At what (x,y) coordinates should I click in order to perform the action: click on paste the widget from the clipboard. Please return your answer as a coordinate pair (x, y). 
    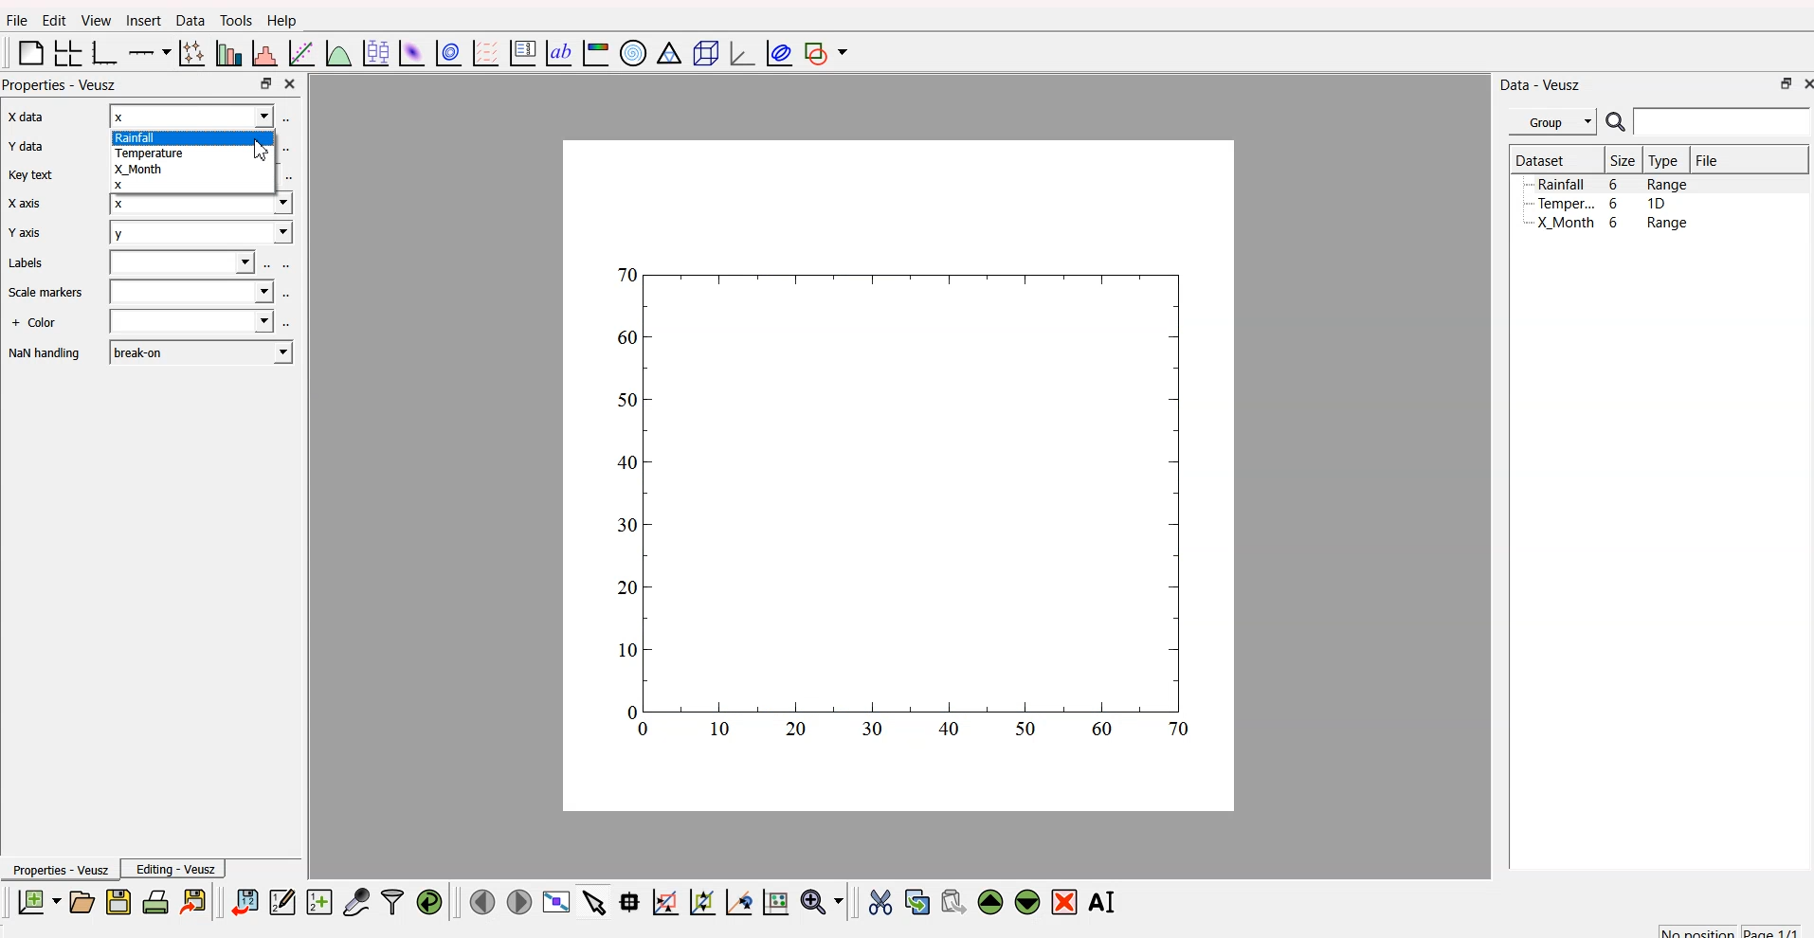
    Looking at the image, I should click on (952, 901).